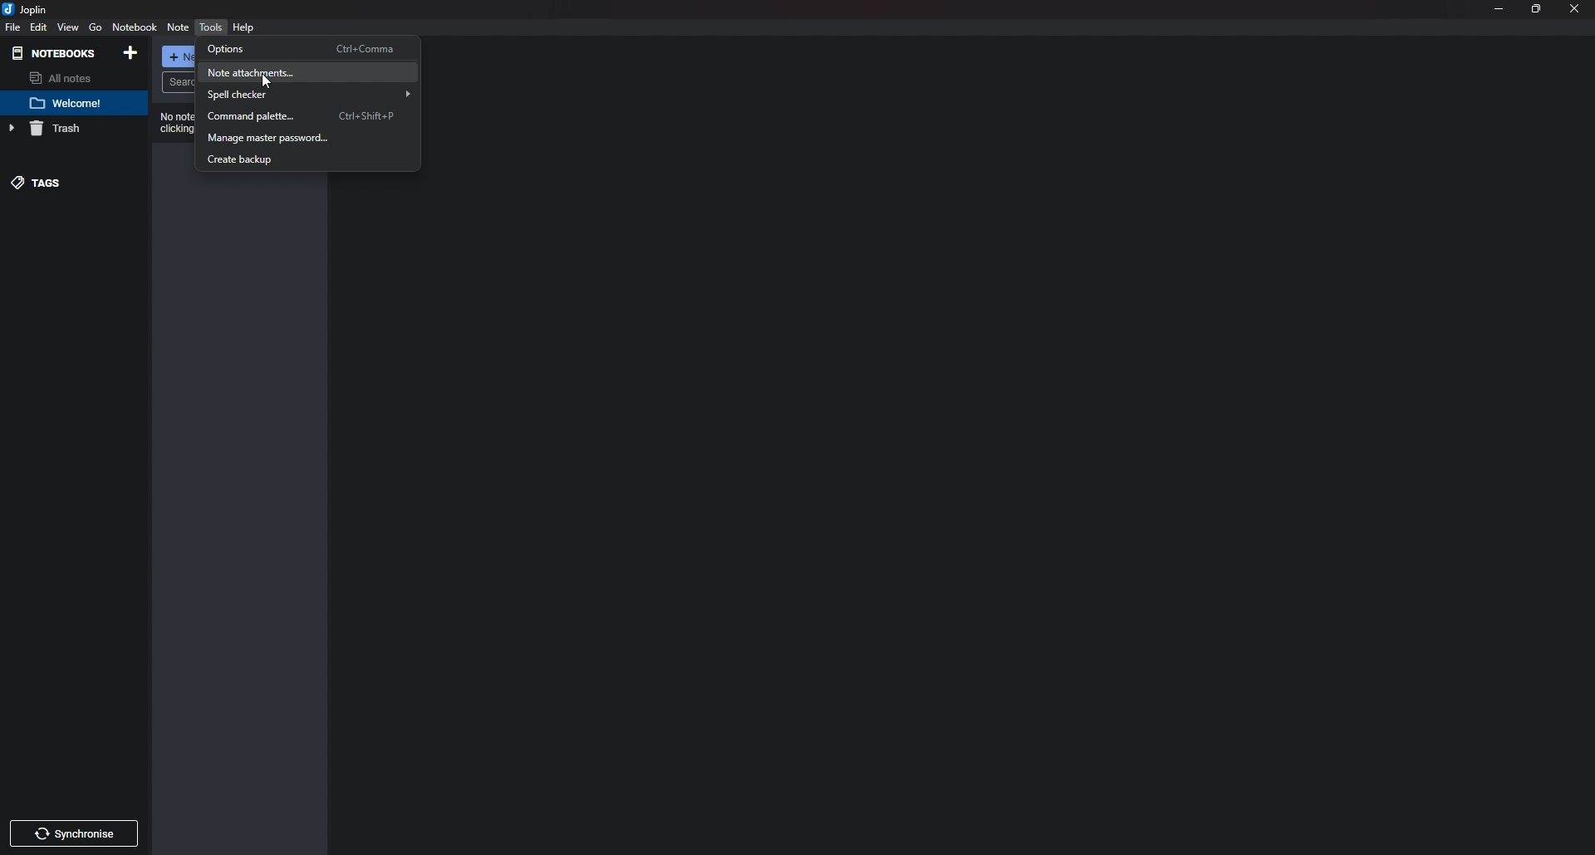 The image size is (1595, 855). I want to click on Resize, so click(1538, 9).